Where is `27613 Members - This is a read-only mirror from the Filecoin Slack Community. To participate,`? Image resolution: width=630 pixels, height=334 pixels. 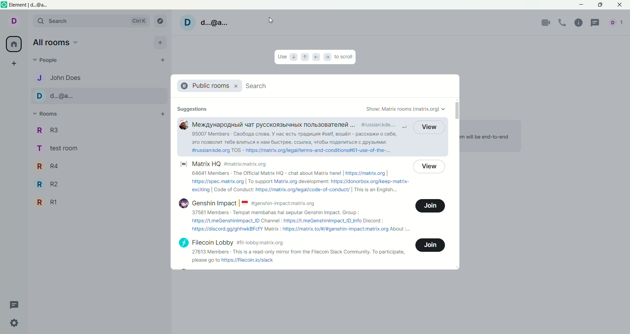
27613 Members - This is a read-only mirror from the Filecoin Slack Community. To participate, is located at coordinates (299, 252).